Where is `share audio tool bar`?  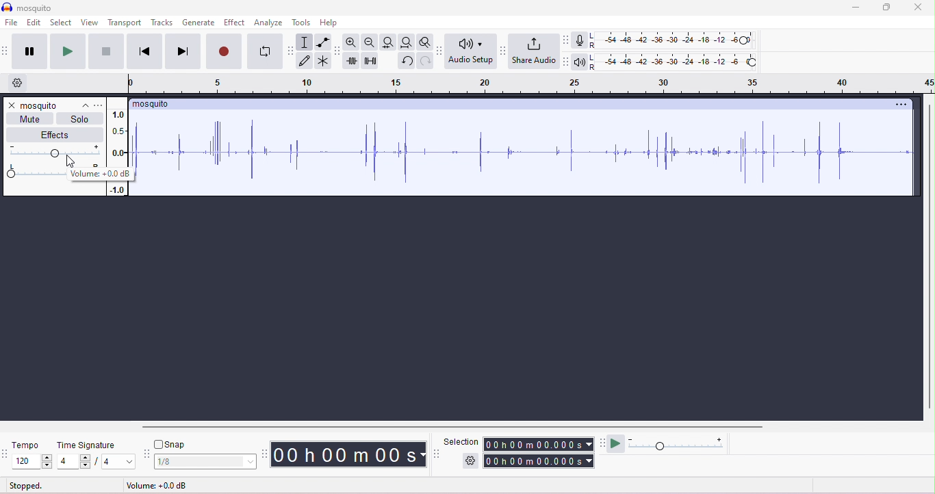 share audio tool bar is located at coordinates (502, 51).